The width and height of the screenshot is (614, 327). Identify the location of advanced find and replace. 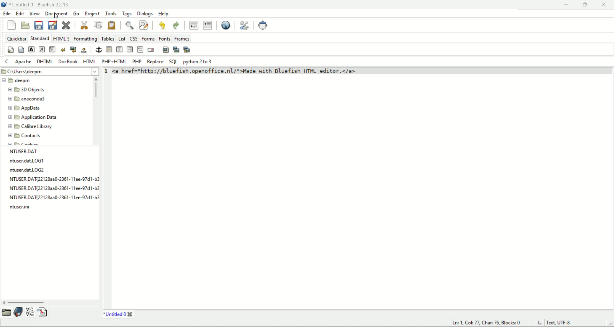
(145, 25).